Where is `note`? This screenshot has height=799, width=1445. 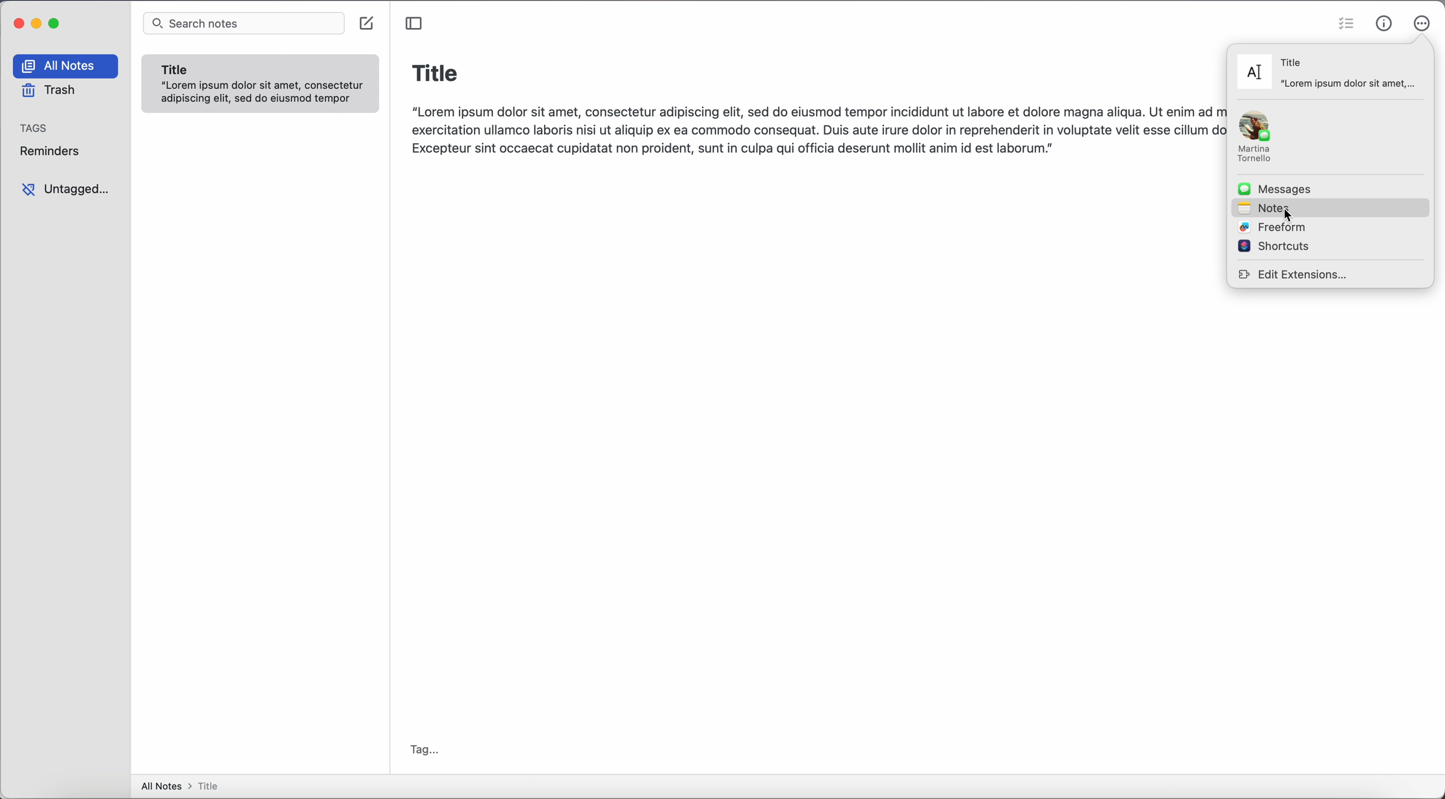 note is located at coordinates (261, 84).